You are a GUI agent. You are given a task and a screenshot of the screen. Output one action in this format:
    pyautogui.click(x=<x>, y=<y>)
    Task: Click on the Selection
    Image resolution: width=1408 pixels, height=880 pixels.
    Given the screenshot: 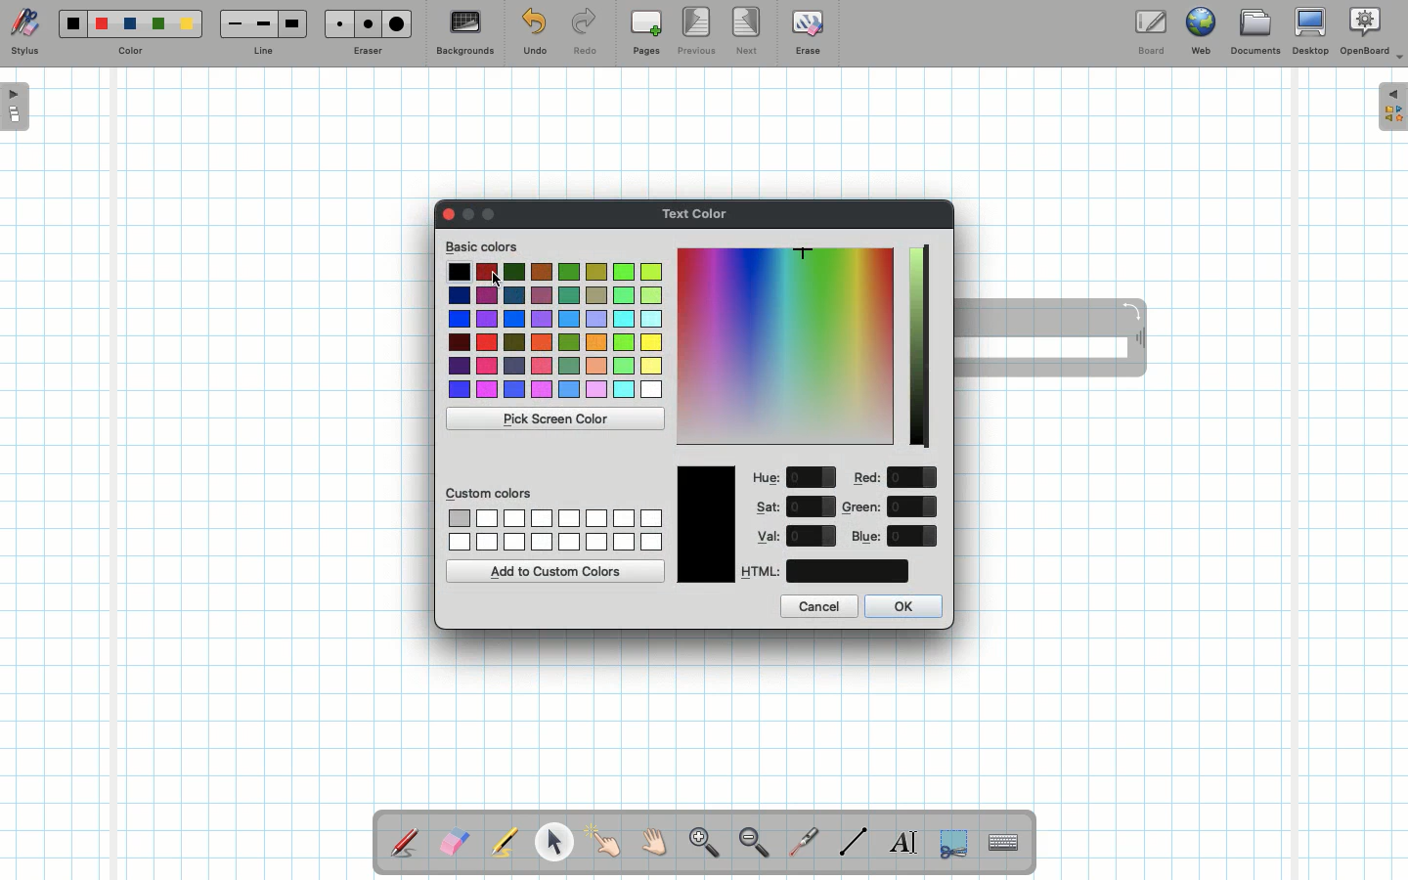 What is the action you would take?
    pyautogui.click(x=951, y=841)
    